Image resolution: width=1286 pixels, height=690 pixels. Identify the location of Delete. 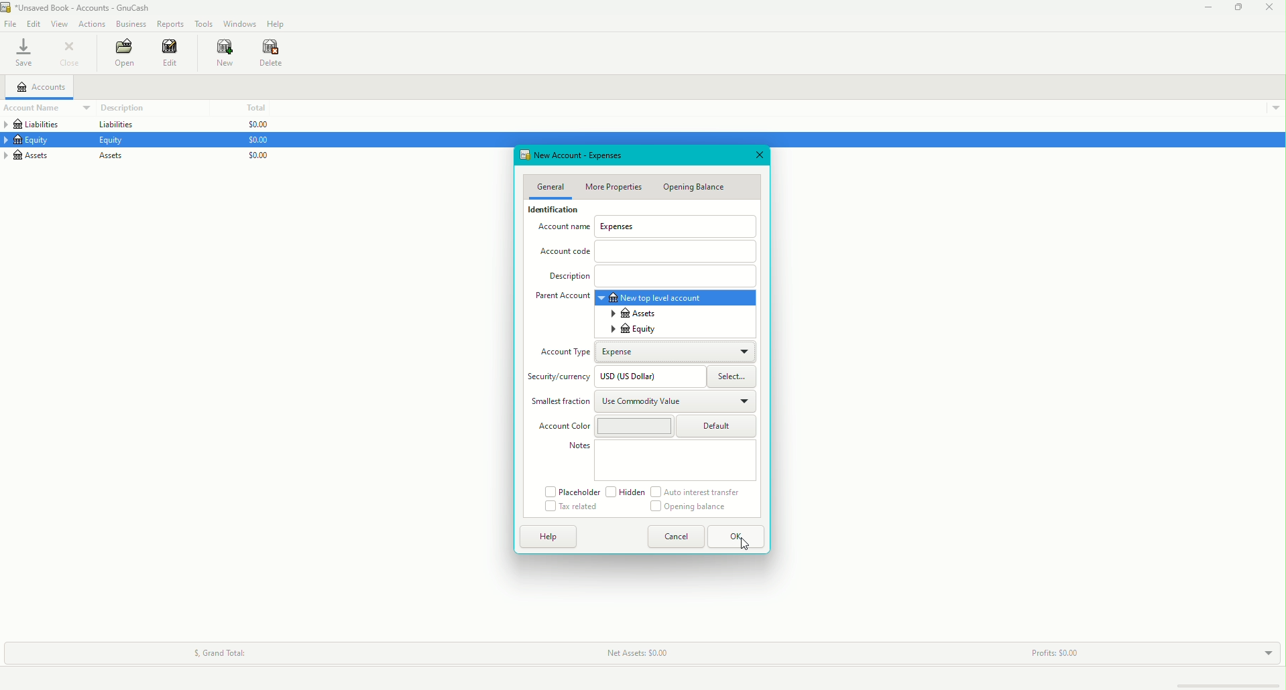
(274, 53).